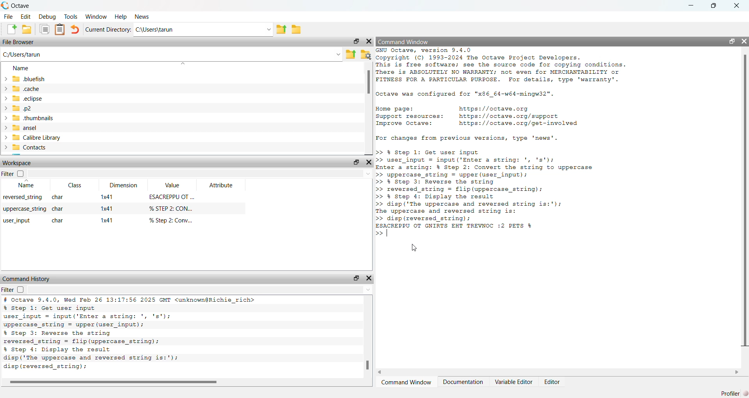  Describe the element at coordinates (222, 186) in the screenshot. I see `attribute` at that location.